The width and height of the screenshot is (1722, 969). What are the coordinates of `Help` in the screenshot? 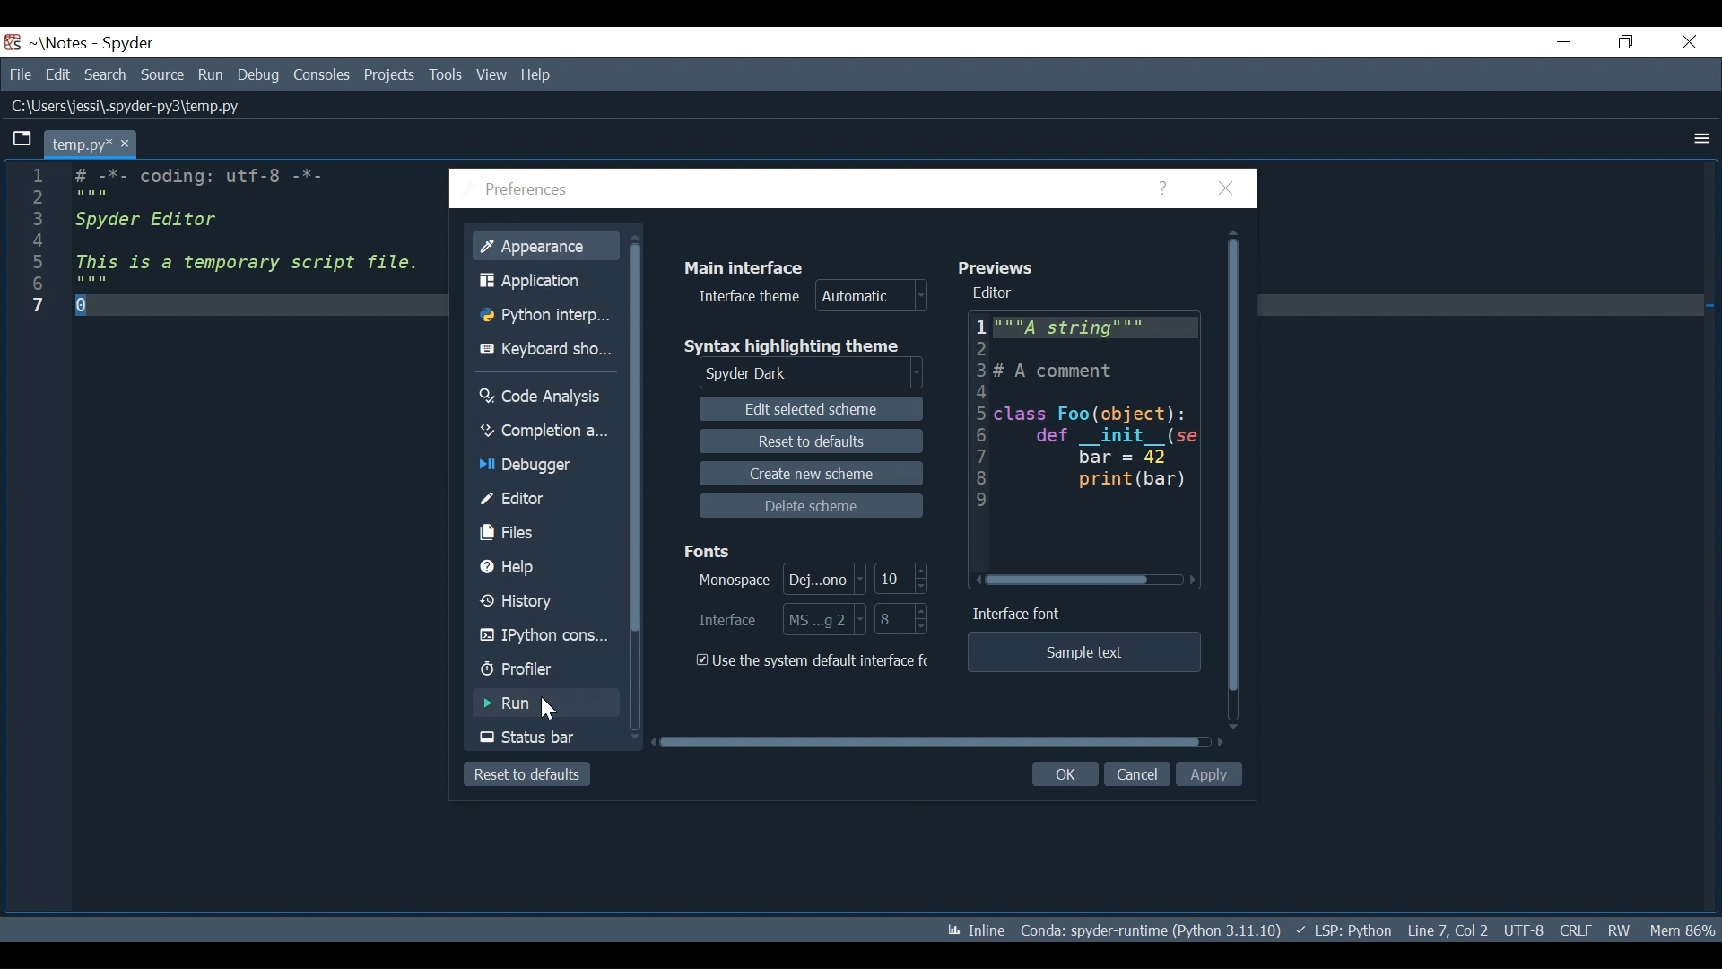 It's located at (538, 566).